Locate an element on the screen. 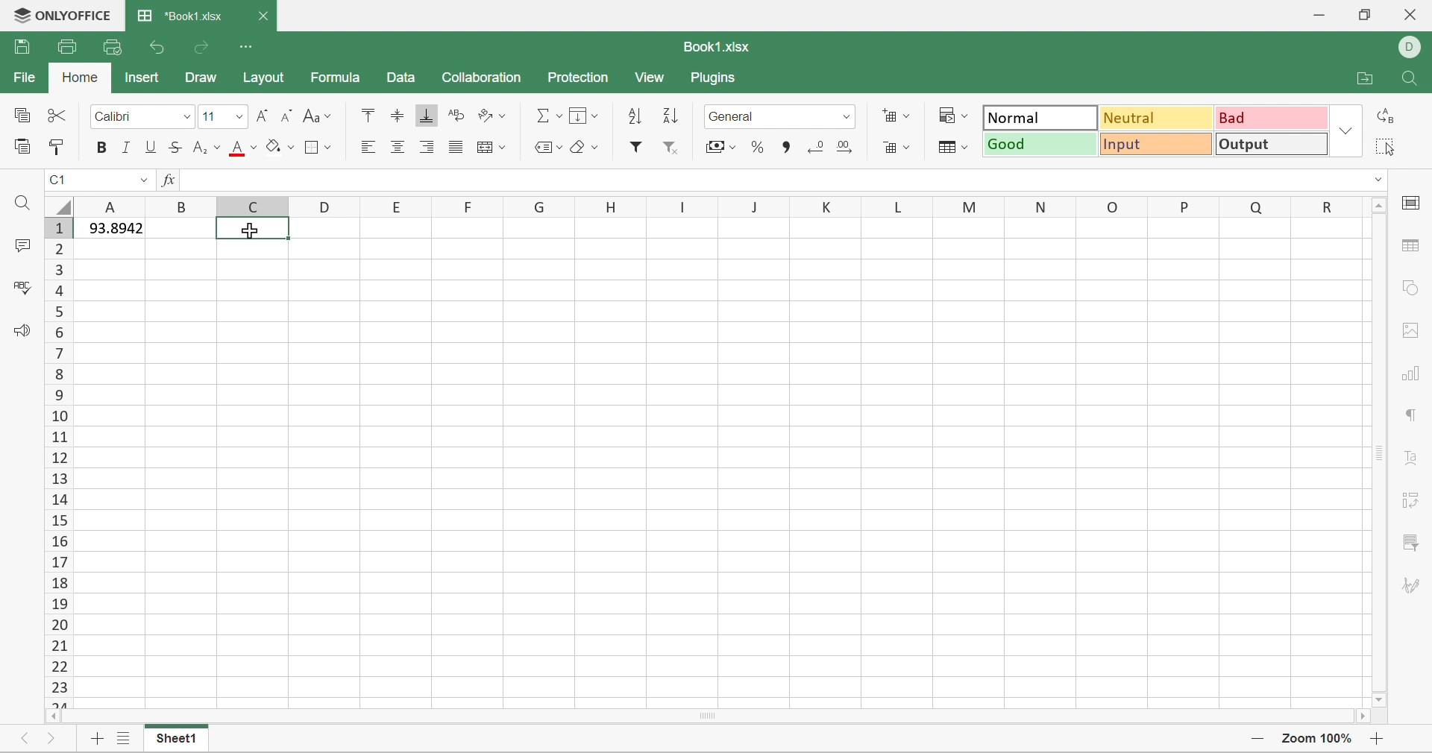 Image resolution: width=1432 pixels, height=753 pixels. Descending order is located at coordinates (669, 116).